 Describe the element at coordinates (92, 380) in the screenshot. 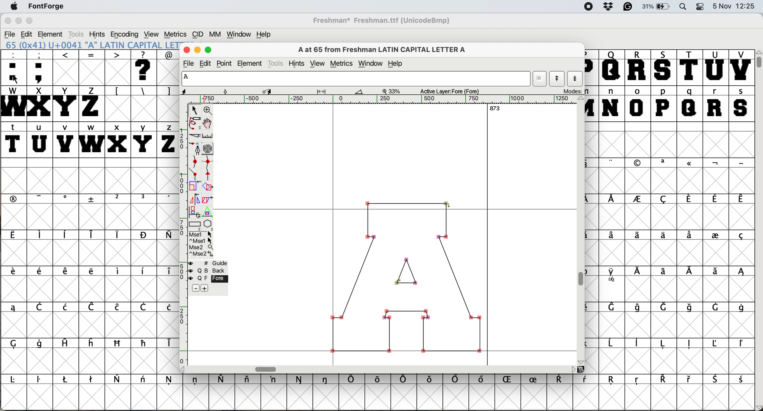

I see `symbol` at that location.